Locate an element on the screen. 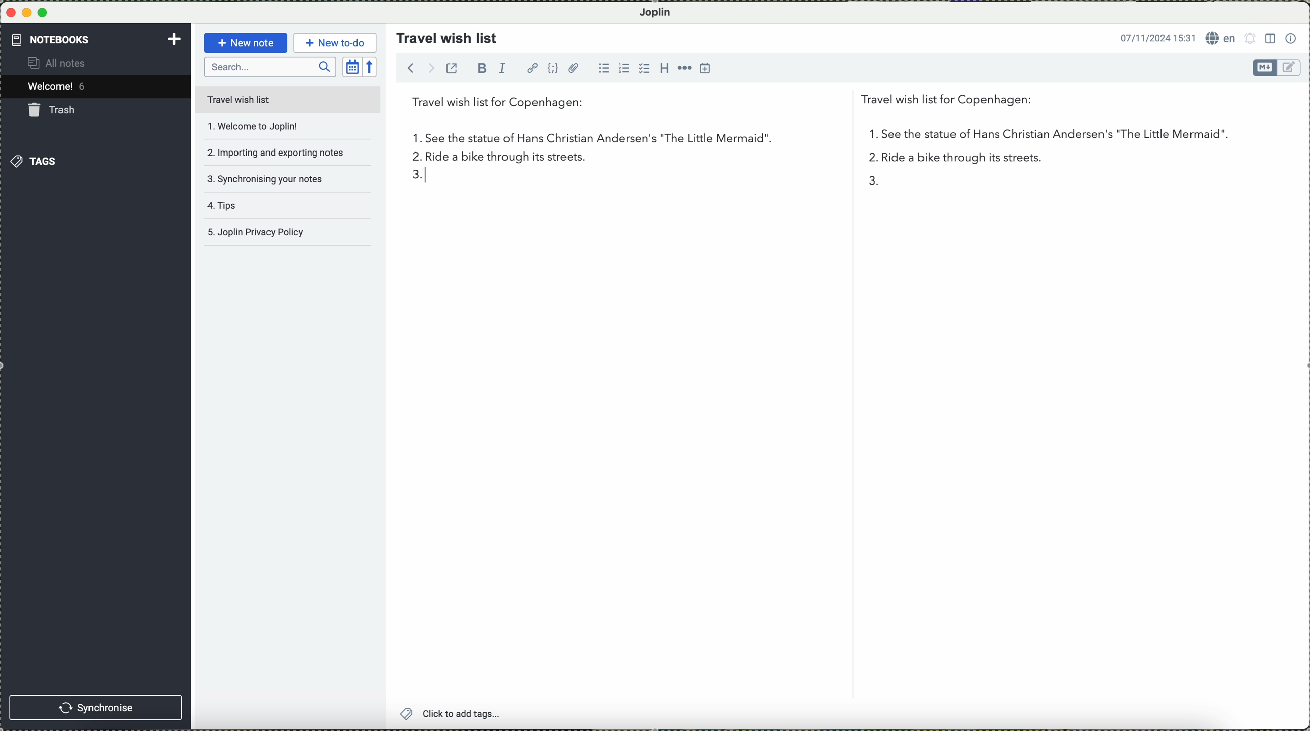 Image resolution: width=1310 pixels, height=731 pixels. horizontal rule is located at coordinates (683, 68).